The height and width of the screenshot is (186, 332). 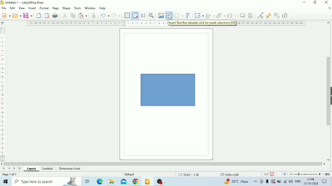 What do you see at coordinates (15, 168) in the screenshot?
I see `Scroll to next page` at bounding box center [15, 168].